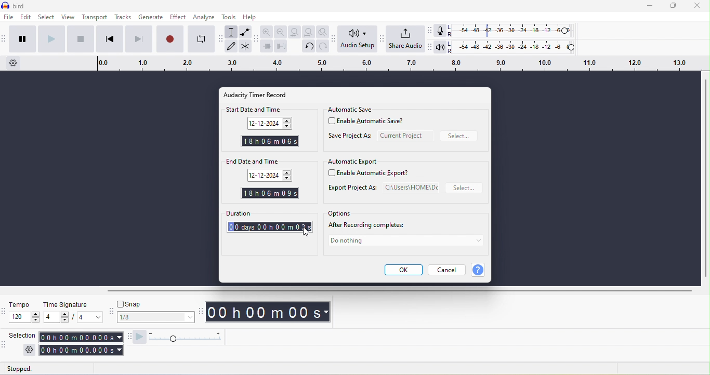 This screenshot has height=375, width=710. Describe the element at coordinates (271, 193) in the screenshot. I see `end time changed` at that location.